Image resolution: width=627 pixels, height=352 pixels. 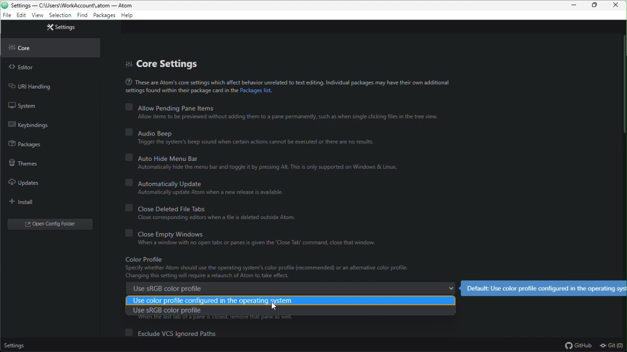 What do you see at coordinates (286, 87) in the screenshot?
I see `Text` at bounding box center [286, 87].